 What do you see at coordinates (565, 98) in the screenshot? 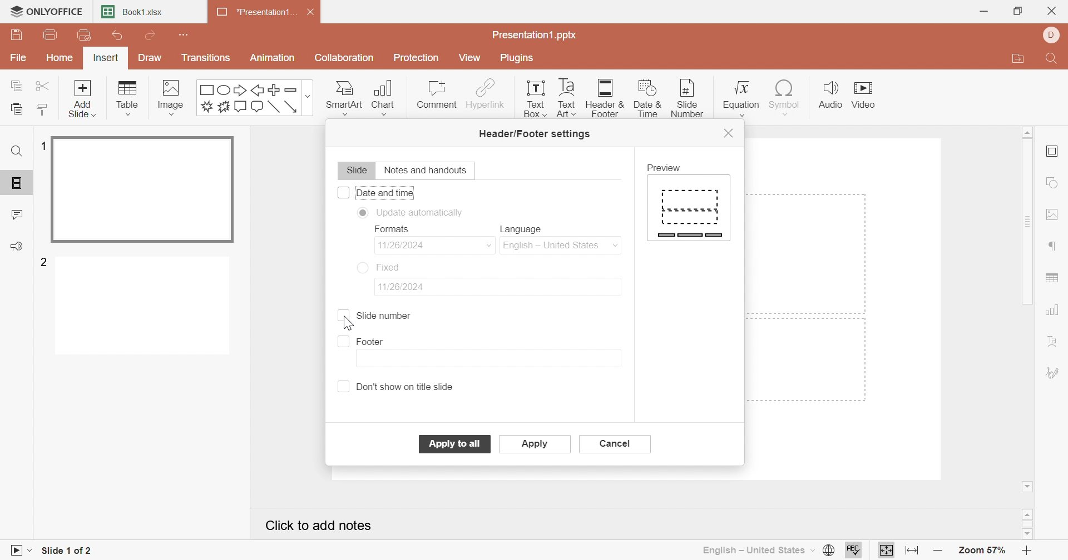
I see `Text Art` at bounding box center [565, 98].